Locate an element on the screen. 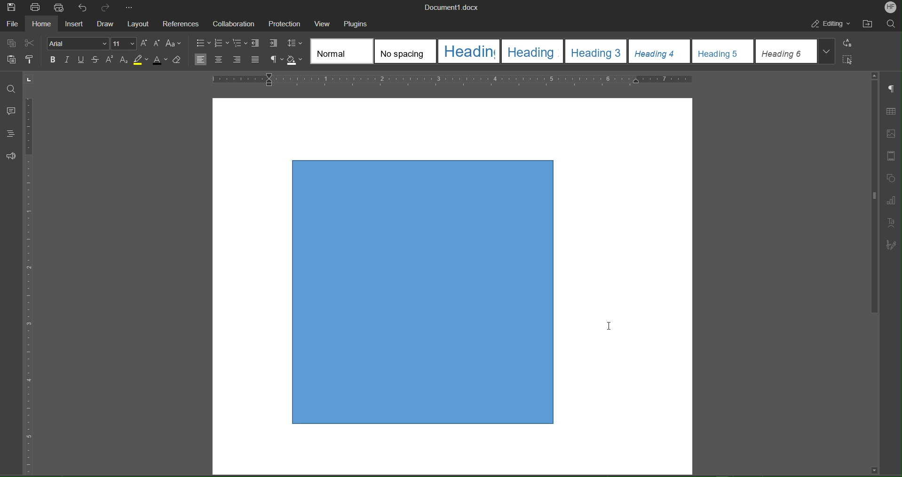  Left Align is located at coordinates (202, 60).